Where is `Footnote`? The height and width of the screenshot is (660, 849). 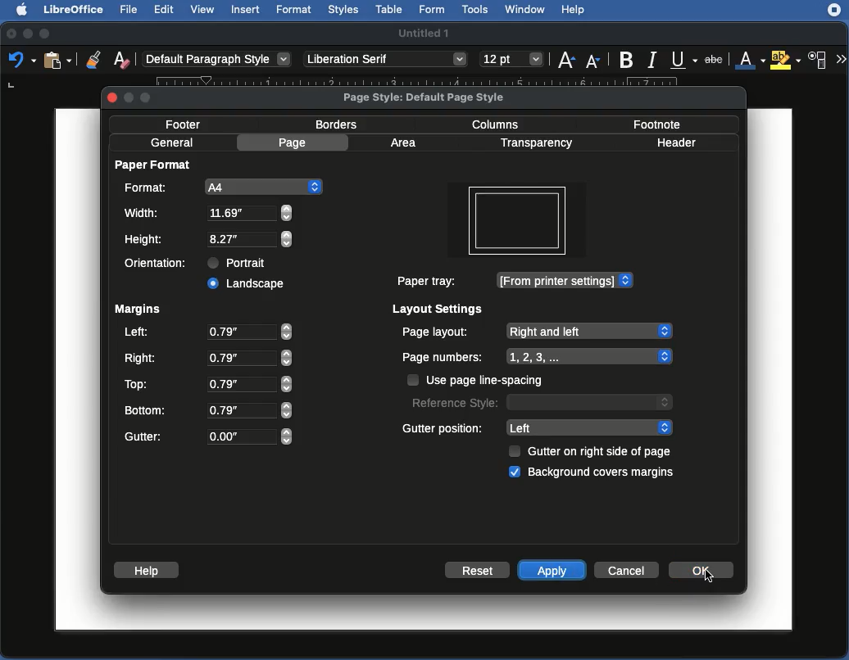
Footnote is located at coordinates (657, 123).